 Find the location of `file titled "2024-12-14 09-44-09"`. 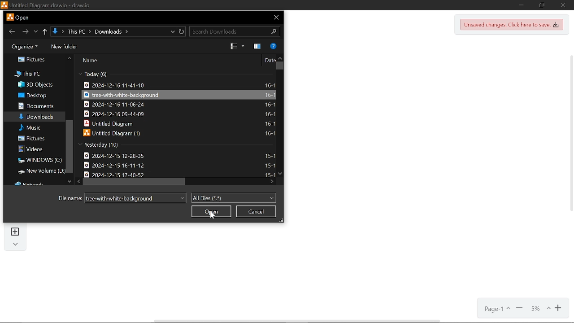

file titled "2024-12-14 09-44-09" is located at coordinates (179, 113).